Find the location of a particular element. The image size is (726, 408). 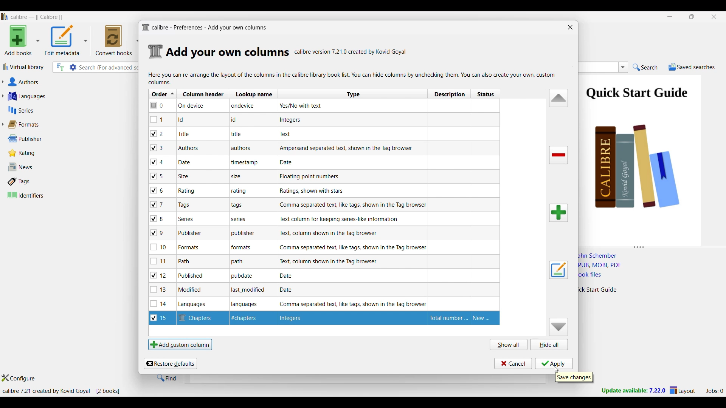

note is located at coordinates (240, 219).